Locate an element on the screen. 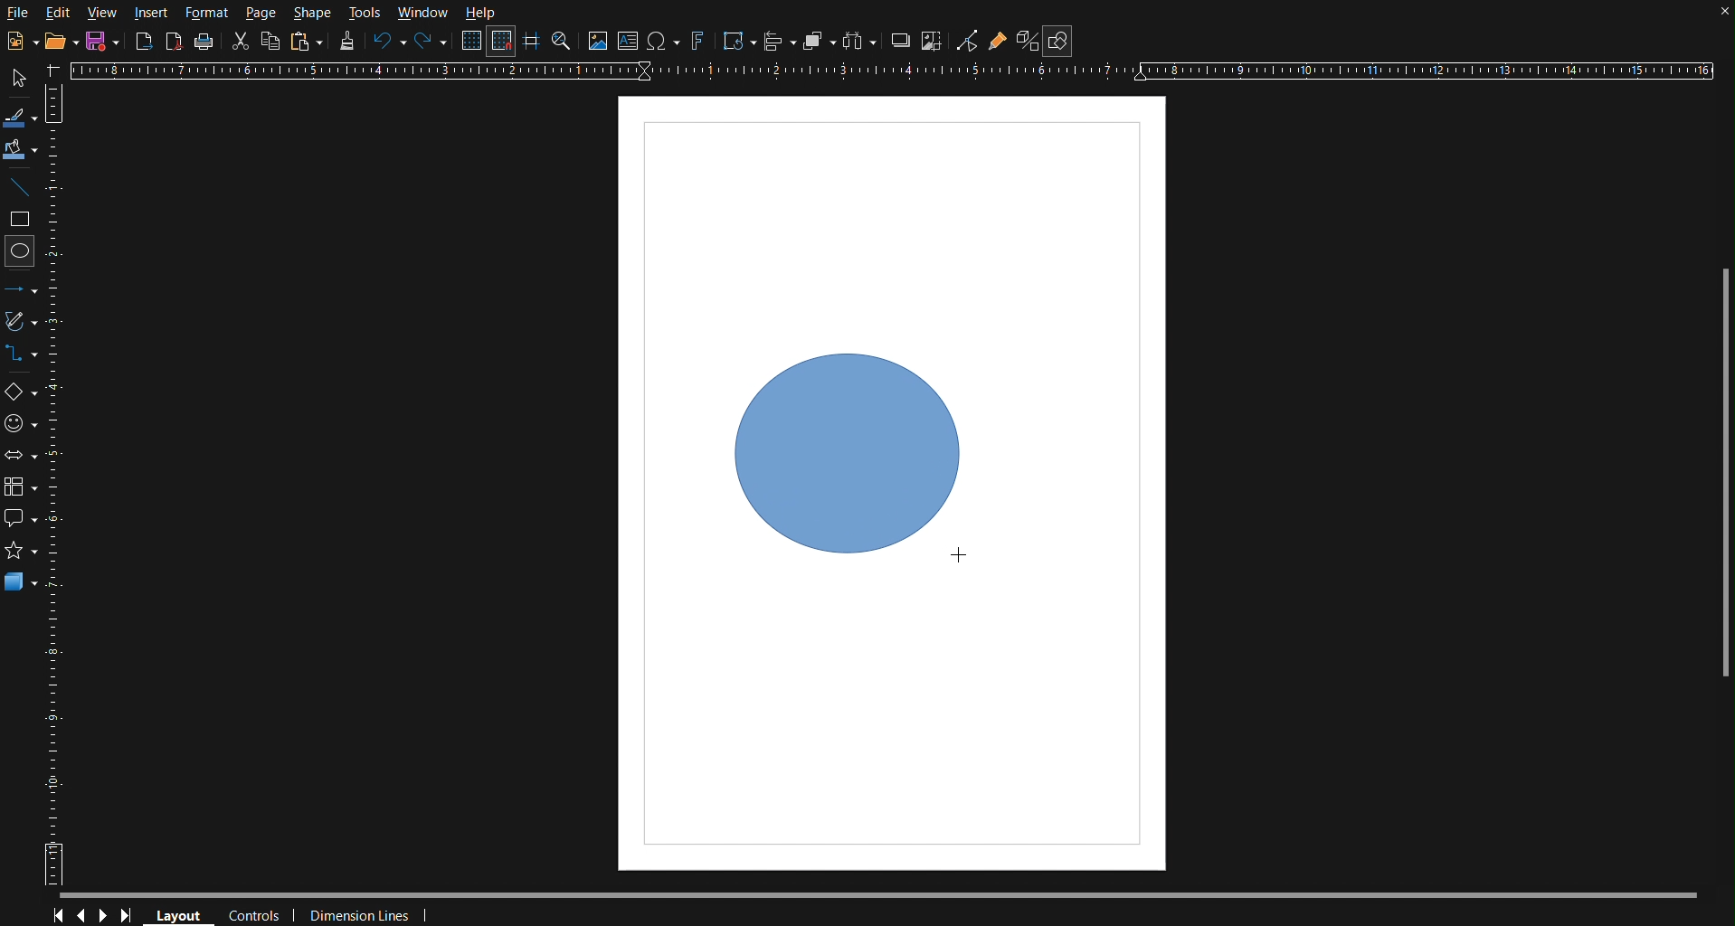 Image resolution: width=1735 pixels, height=926 pixels. Connectors is located at coordinates (23, 354).